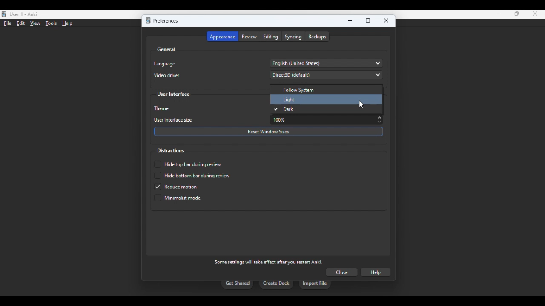 The image size is (545, 306). Describe the element at coordinates (284, 109) in the screenshot. I see `dark` at that location.